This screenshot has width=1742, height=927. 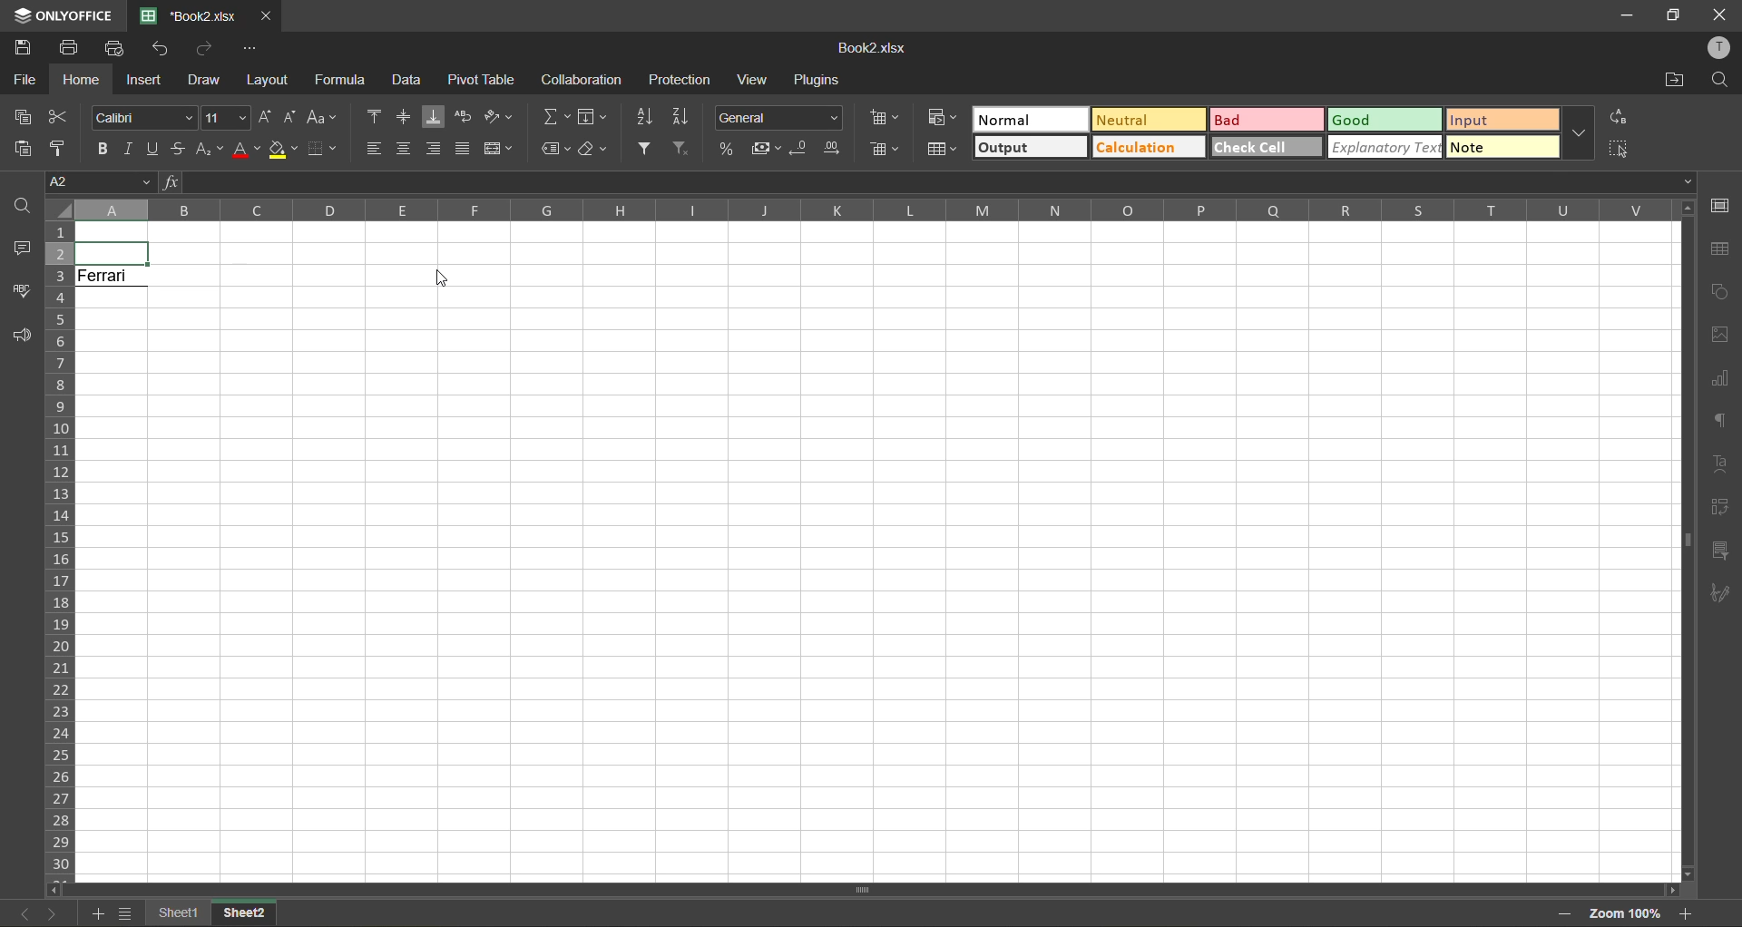 What do you see at coordinates (95, 181) in the screenshot?
I see `cell address` at bounding box center [95, 181].